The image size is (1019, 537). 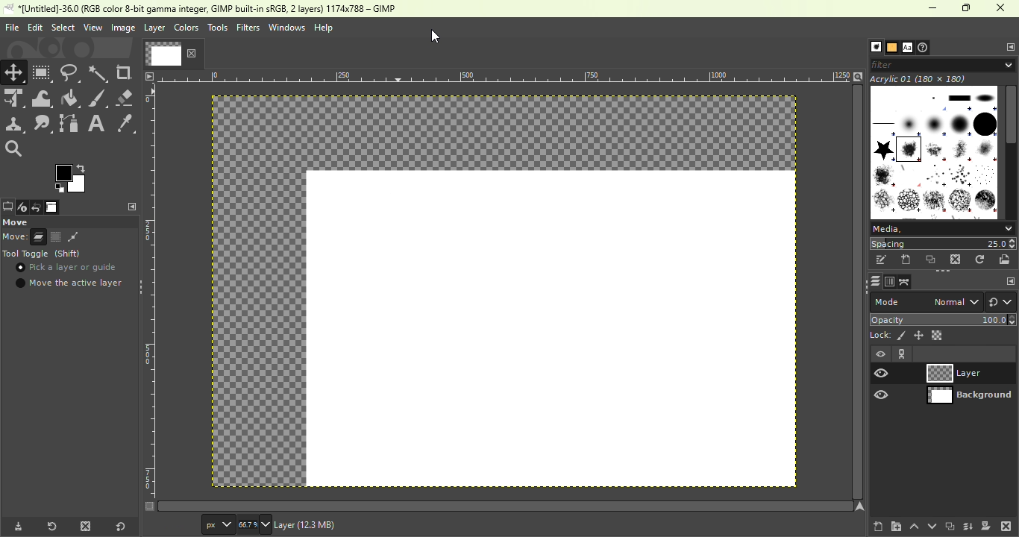 I want to click on Fuzzy select tool, so click(x=100, y=72).